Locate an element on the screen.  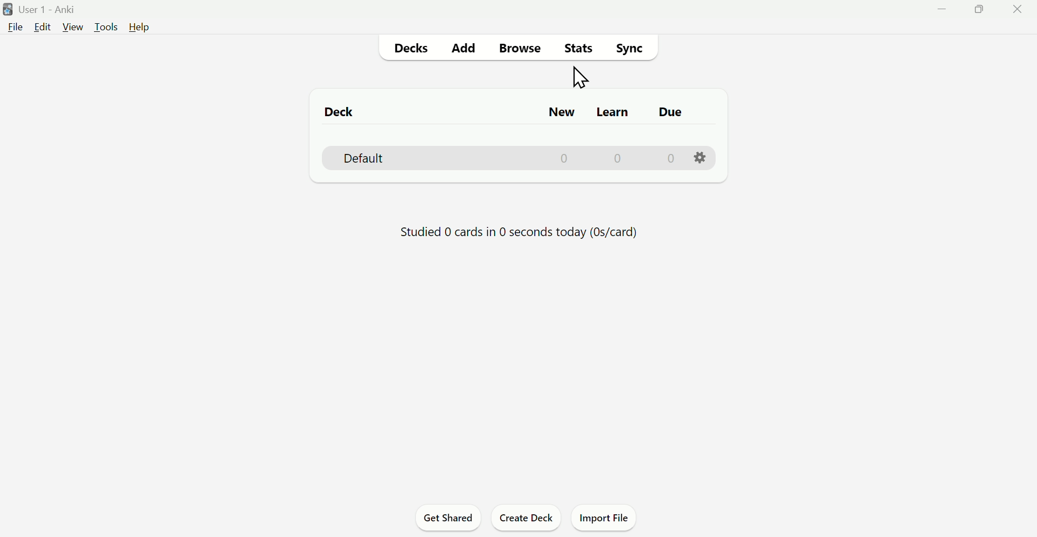
Create Deck is located at coordinates (528, 516).